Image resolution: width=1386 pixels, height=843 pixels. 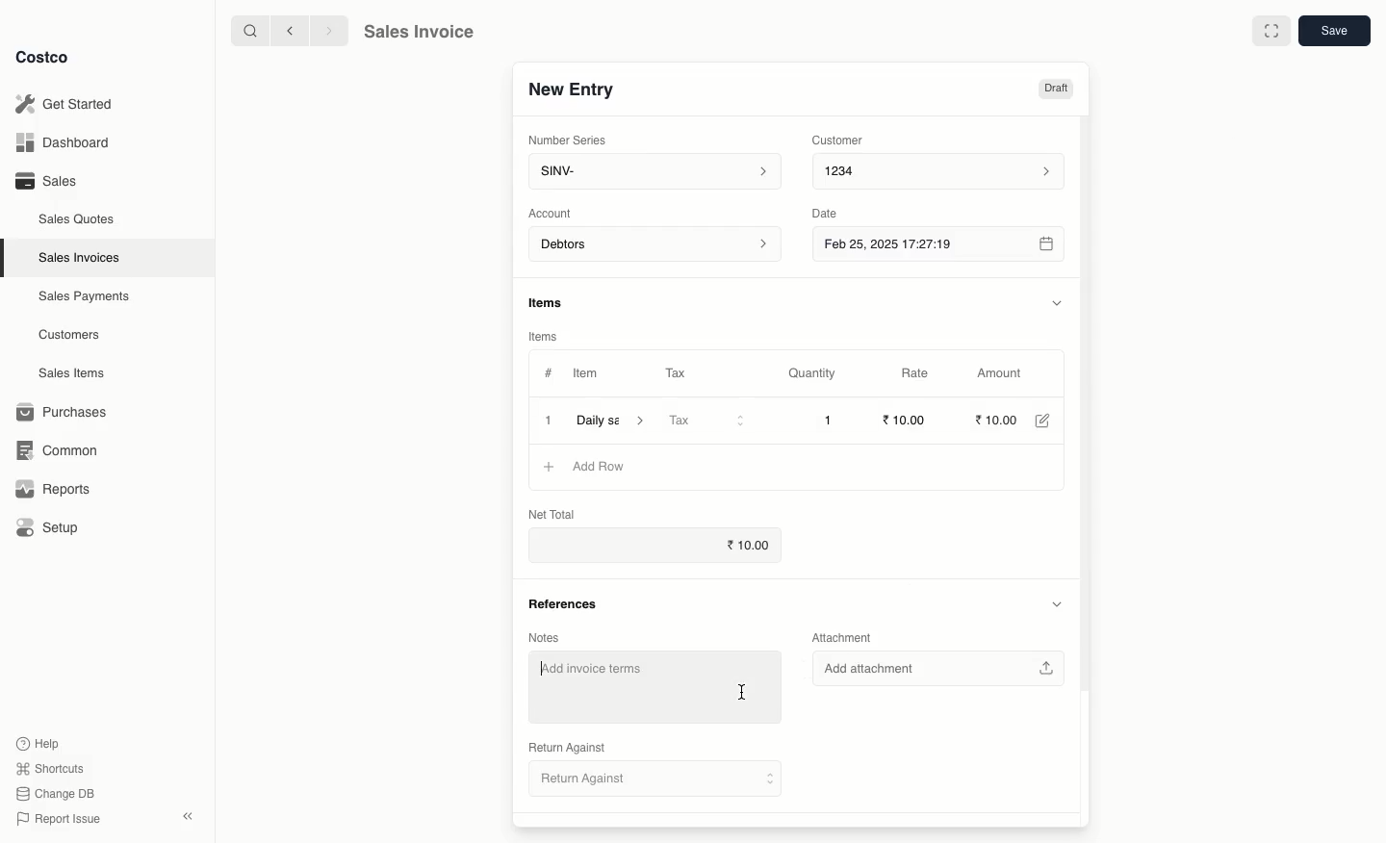 I want to click on Tax, so click(x=707, y=421).